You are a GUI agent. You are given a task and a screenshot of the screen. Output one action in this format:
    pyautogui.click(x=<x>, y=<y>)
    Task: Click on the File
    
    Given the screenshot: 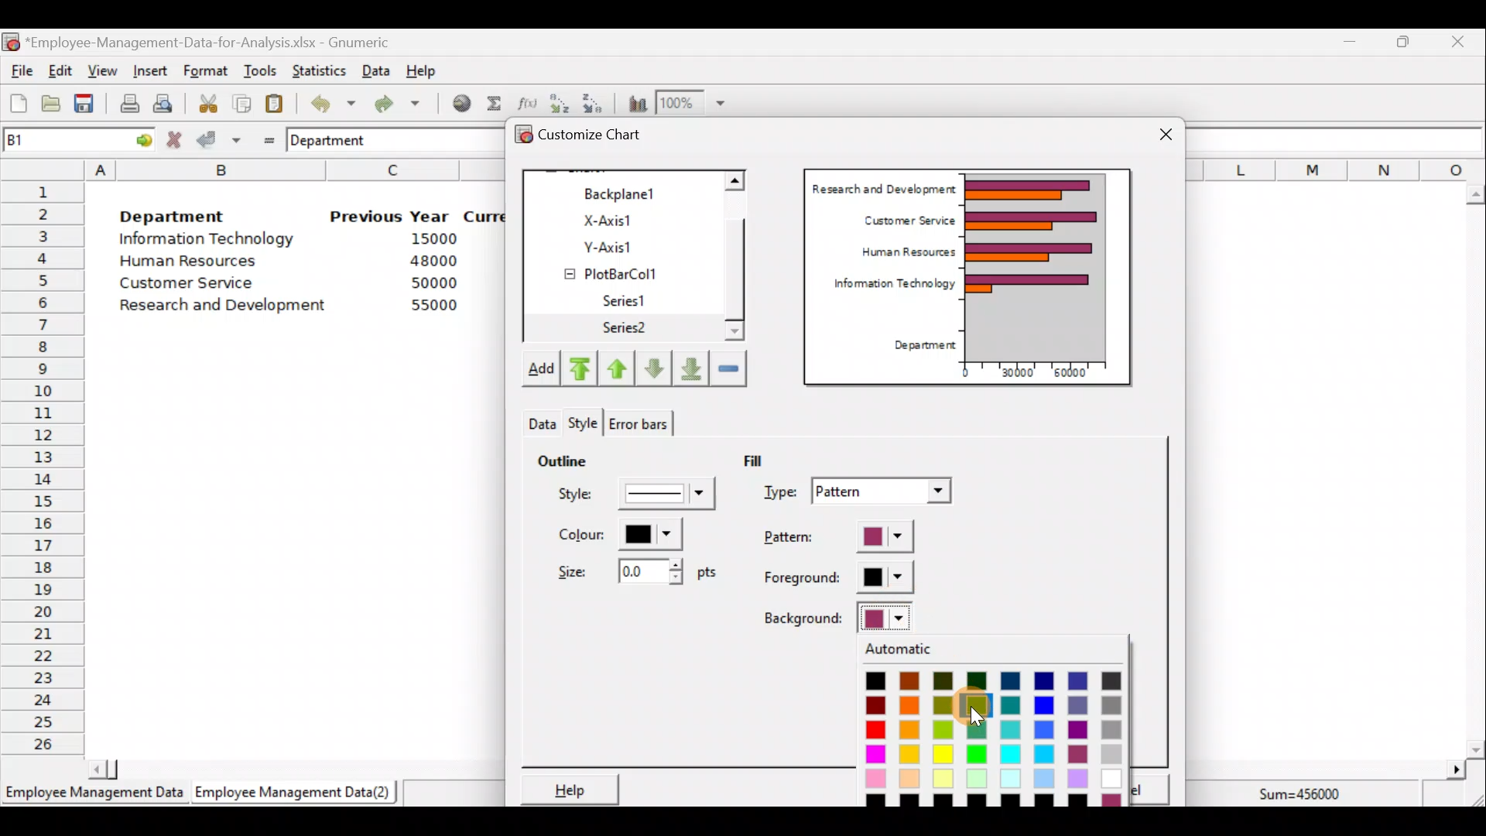 What is the action you would take?
    pyautogui.click(x=19, y=71)
    